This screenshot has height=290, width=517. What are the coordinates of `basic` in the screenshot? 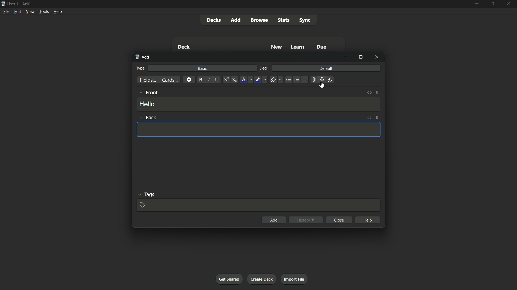 It's located at (202, 68).